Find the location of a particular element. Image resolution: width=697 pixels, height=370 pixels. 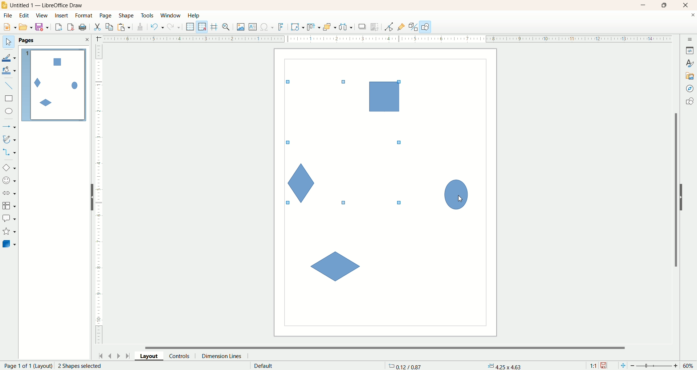

stars and banners is located at coordinates (9, 231).